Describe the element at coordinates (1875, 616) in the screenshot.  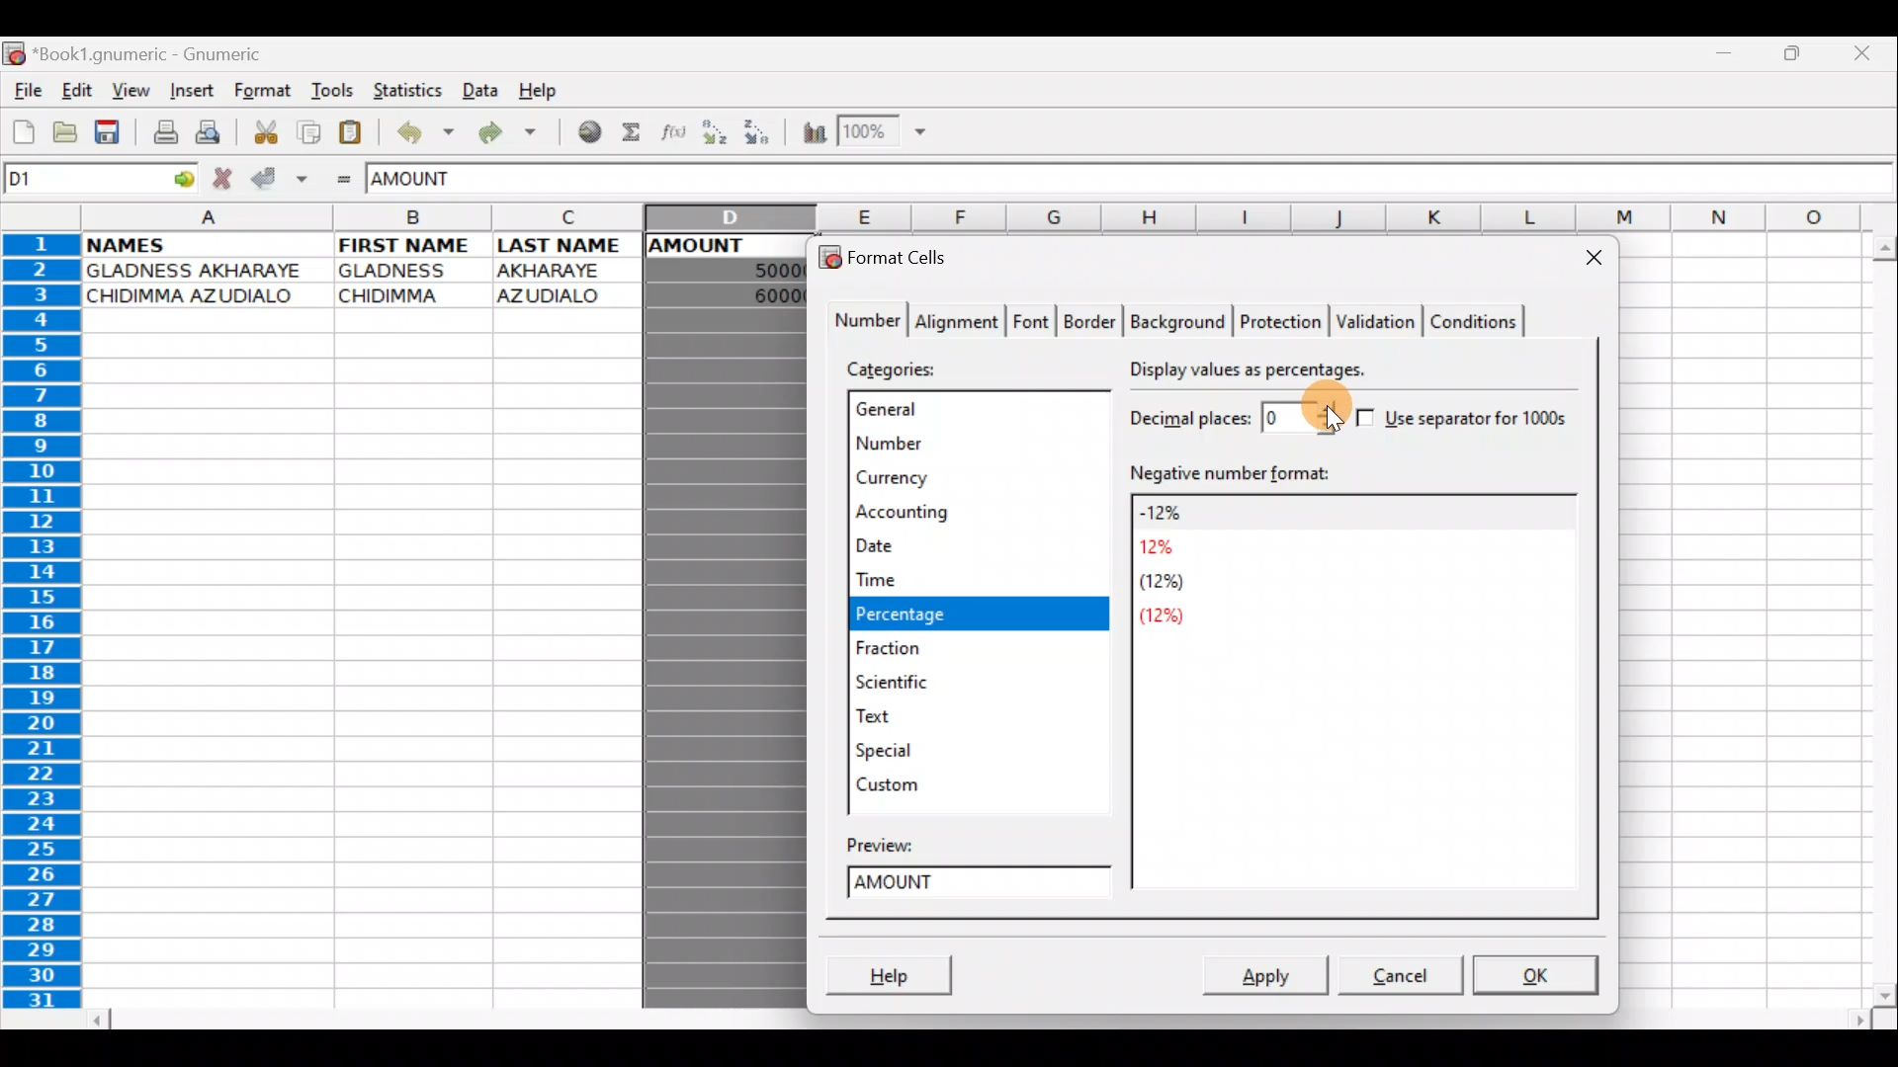
I see `Scroll bar` at that location.